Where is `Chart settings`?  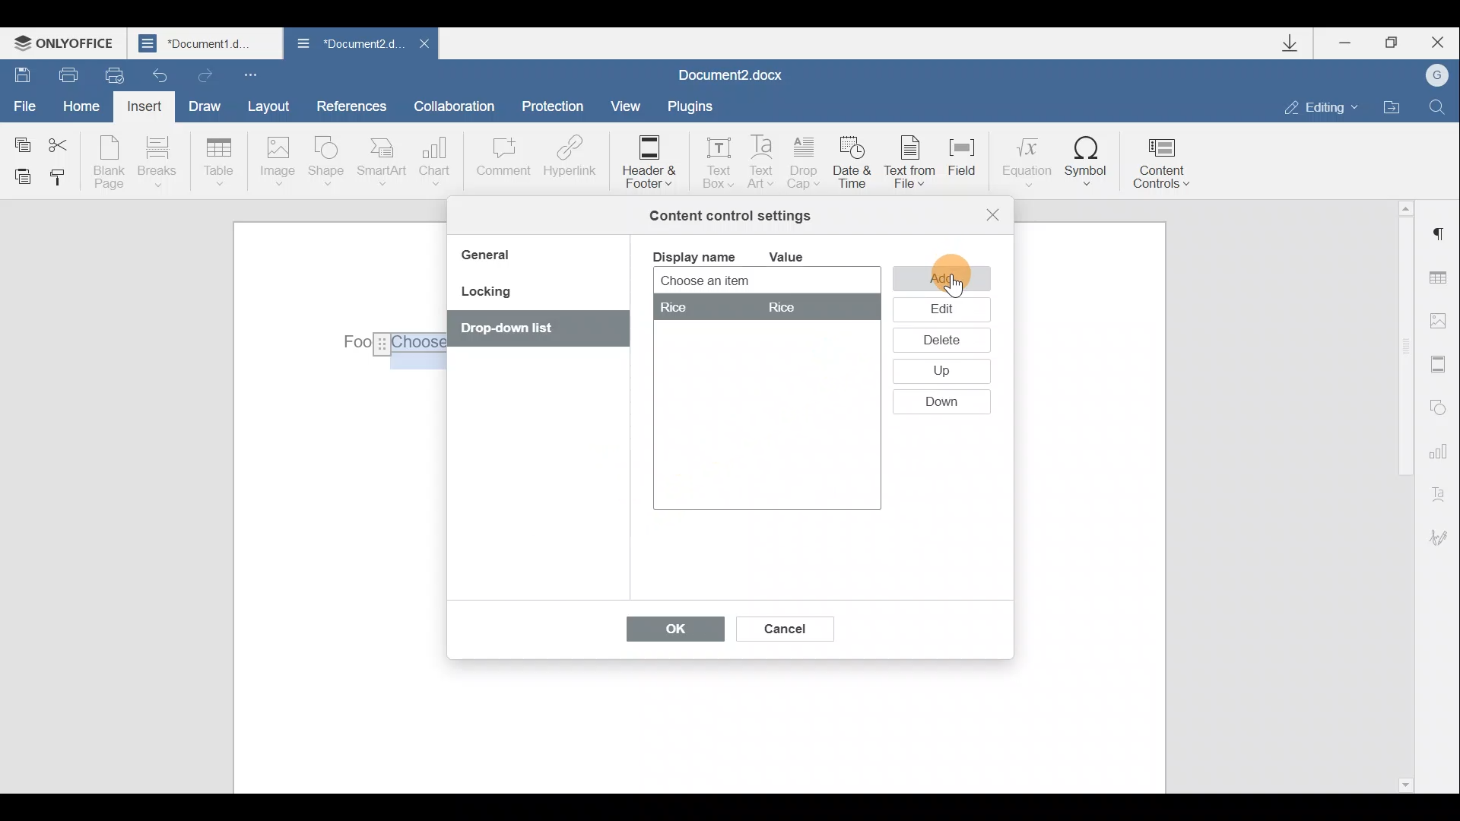 Chart settings is located at coordinates (1441, 449).